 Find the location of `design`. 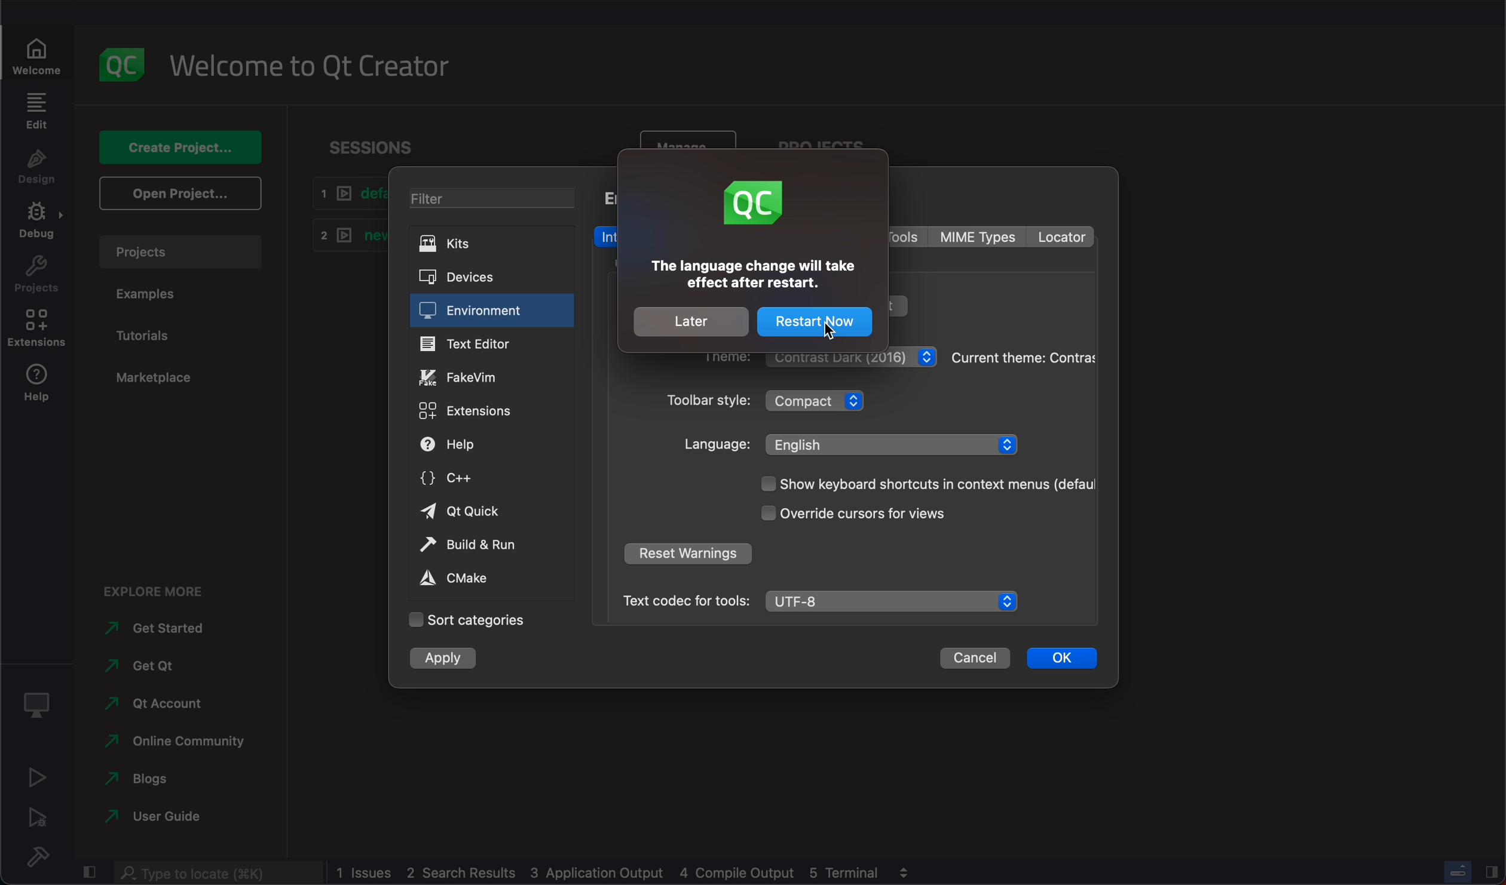

design is located at coordinates (37, 167).